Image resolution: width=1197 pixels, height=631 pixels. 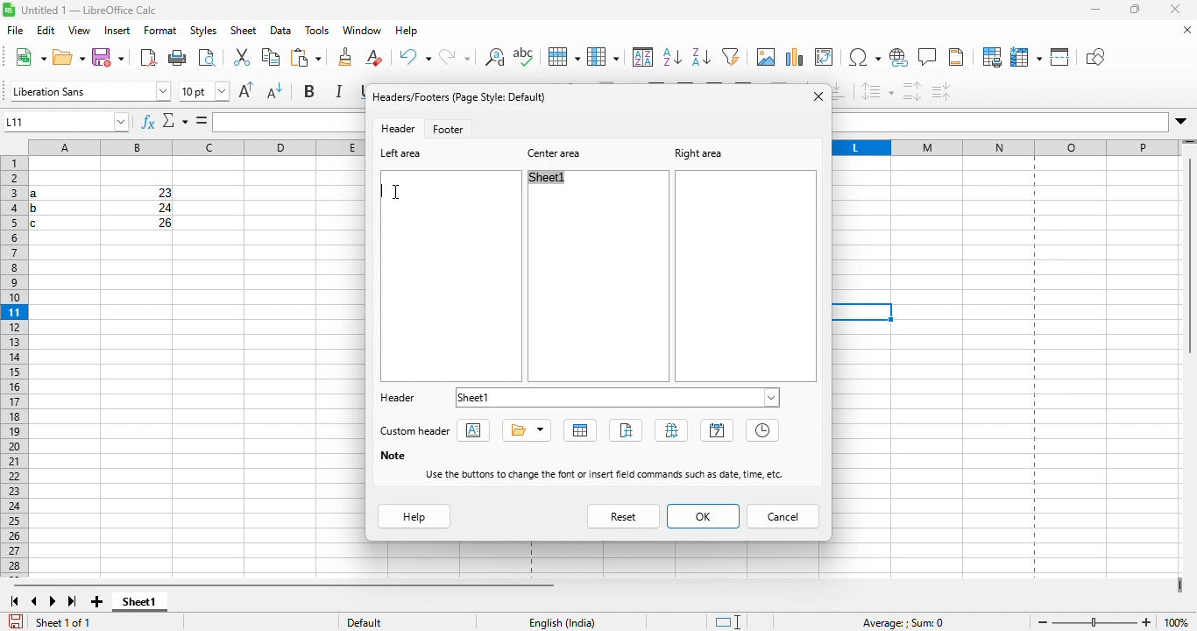 I want to click on sheet name, so click(x=577, y=429).